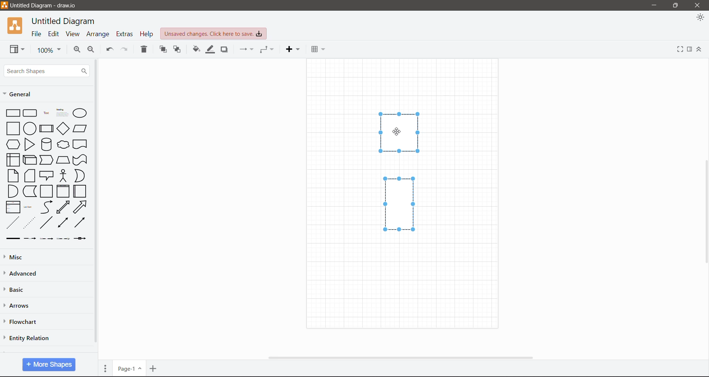 This screenshot has height=377, width=709. I want to click on Line Color, so click(210, 50).